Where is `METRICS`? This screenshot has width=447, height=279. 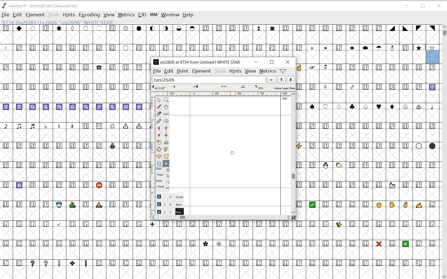 METRICS is located at coordinates (126, 15).